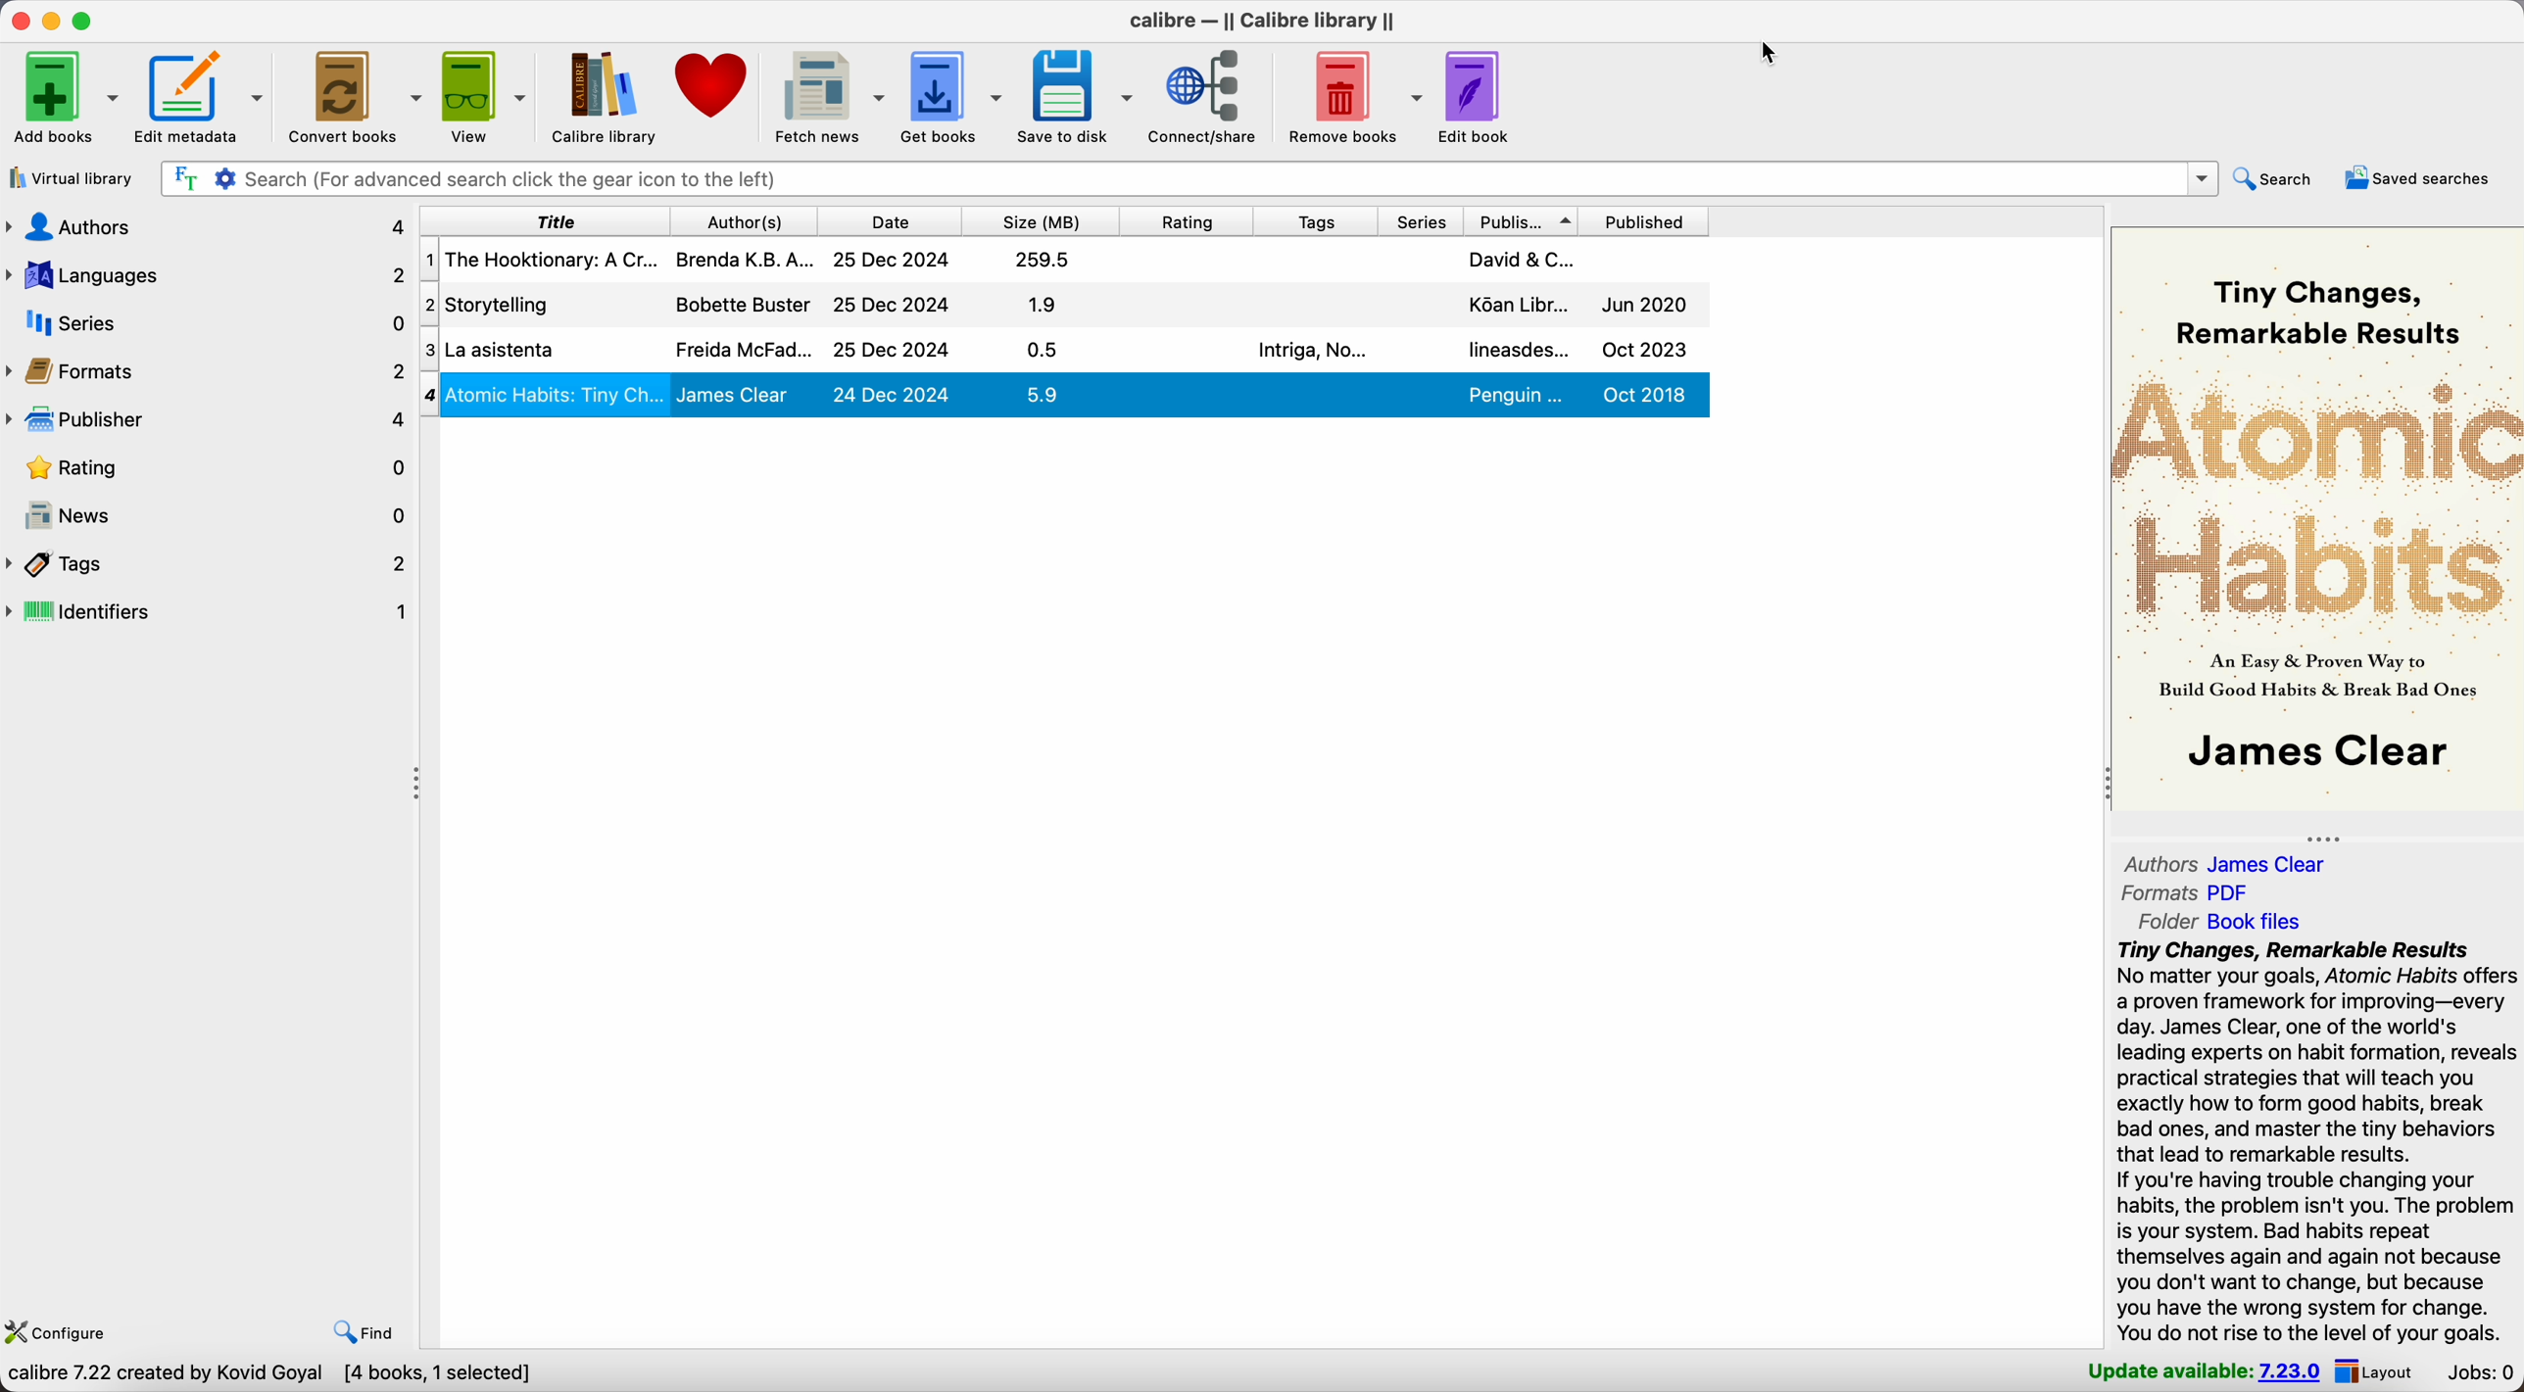 This screenshot has width=2524, height=1392. What do you see at coordinates (70, 181) in the screenshot?
I see `virtual library` at bounding box center [70, 181].